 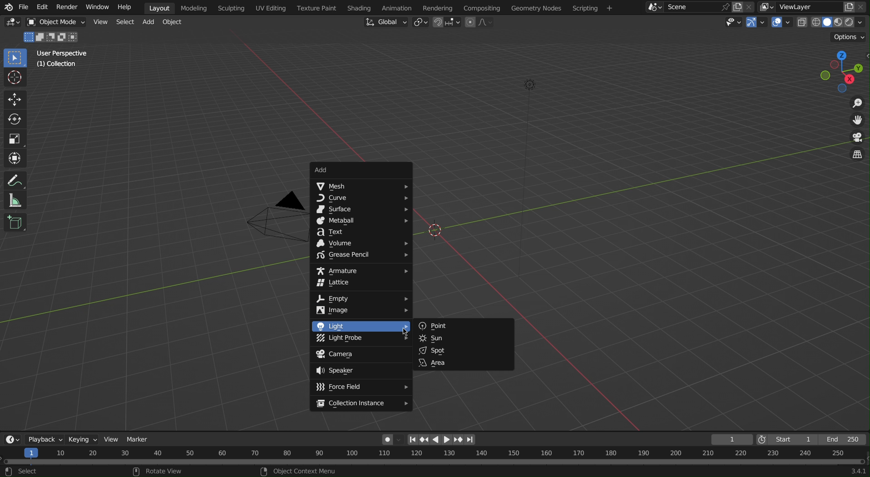 What do you see at coordinates (411, 329) in the screenshot?
I see `Cursor` at bounding box center [411, 329].